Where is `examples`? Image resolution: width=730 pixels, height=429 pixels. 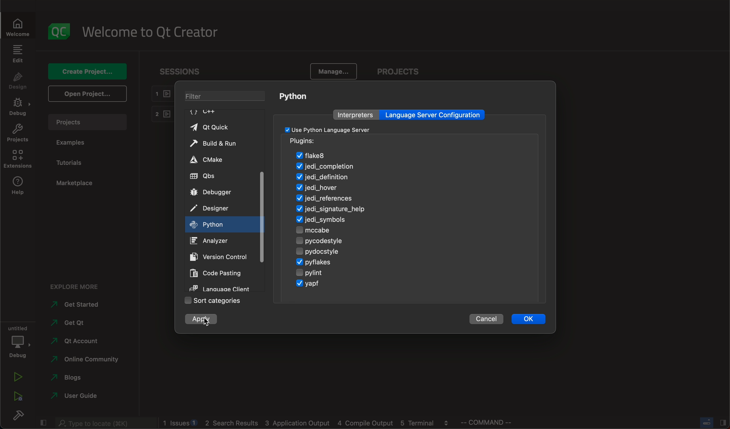 examples is located at coordinates (72, 144).